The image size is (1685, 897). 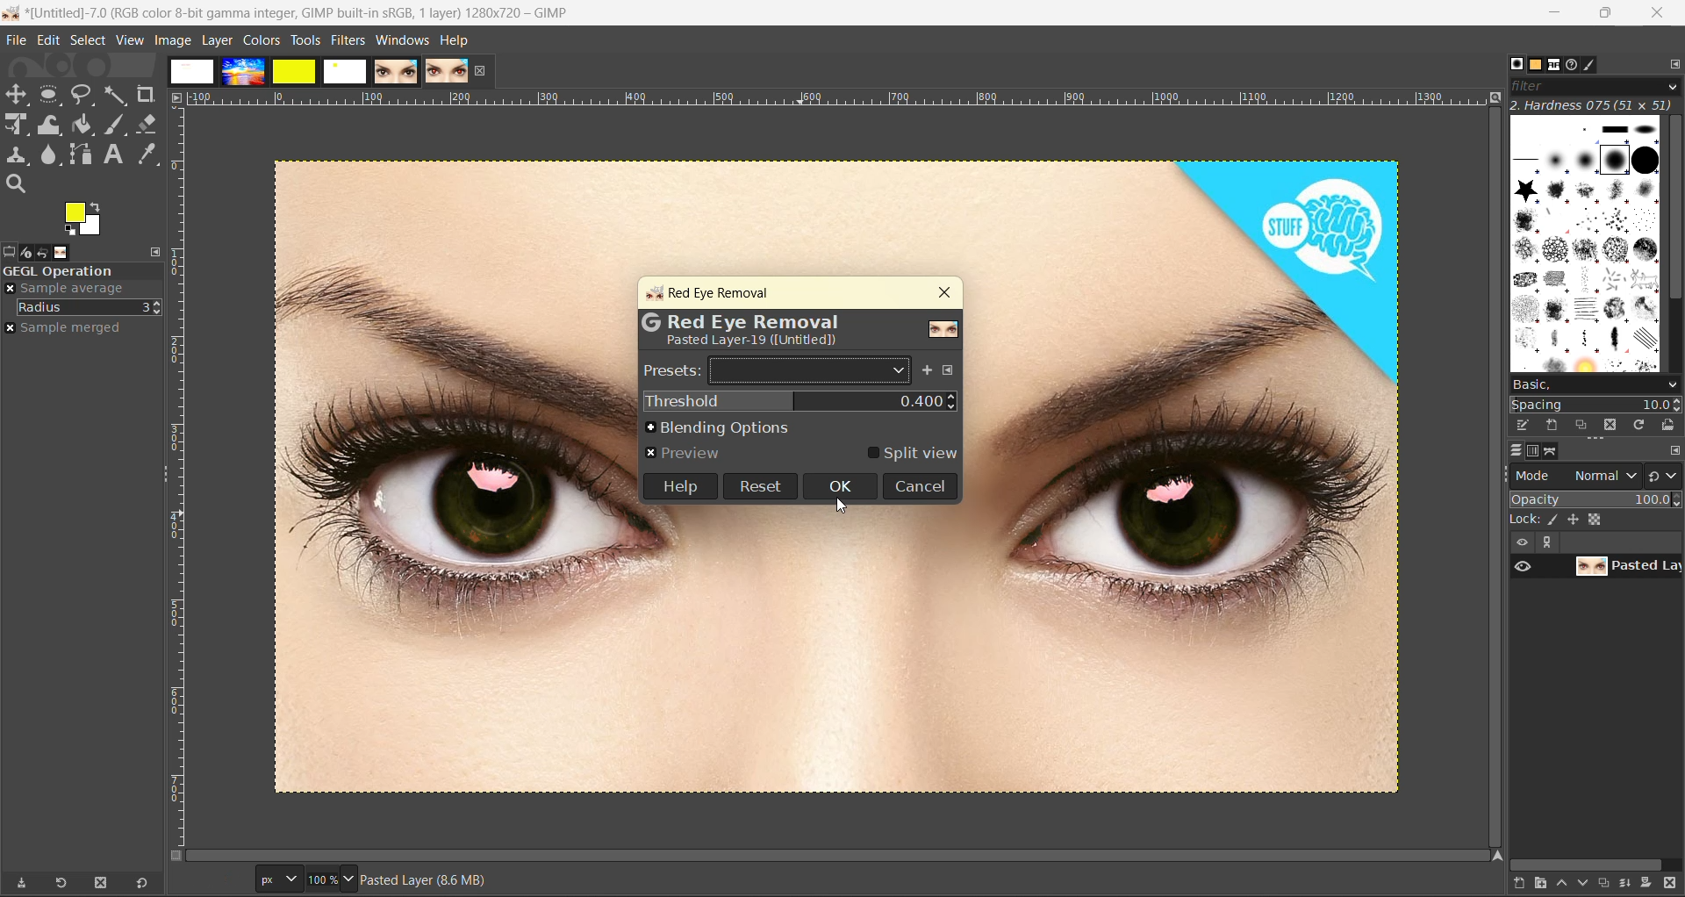 What do you see at coordinates (1574, 477) in the screenshot?
I see `mode` at bounding box center [1574, 477].